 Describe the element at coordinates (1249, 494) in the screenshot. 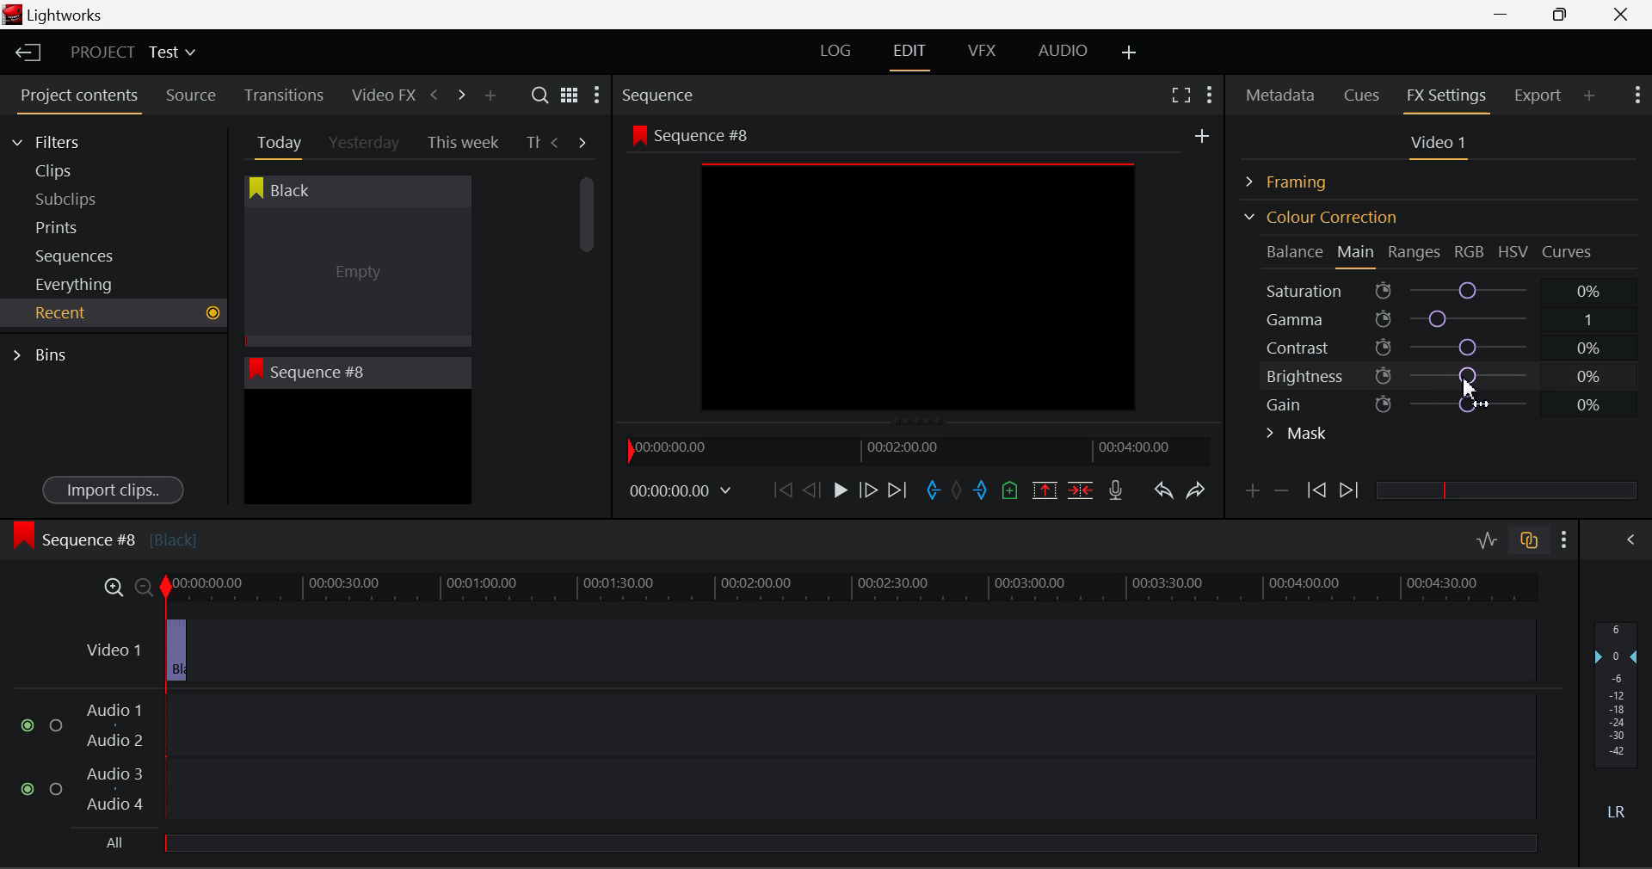

I see `Add keyframe` at that location.